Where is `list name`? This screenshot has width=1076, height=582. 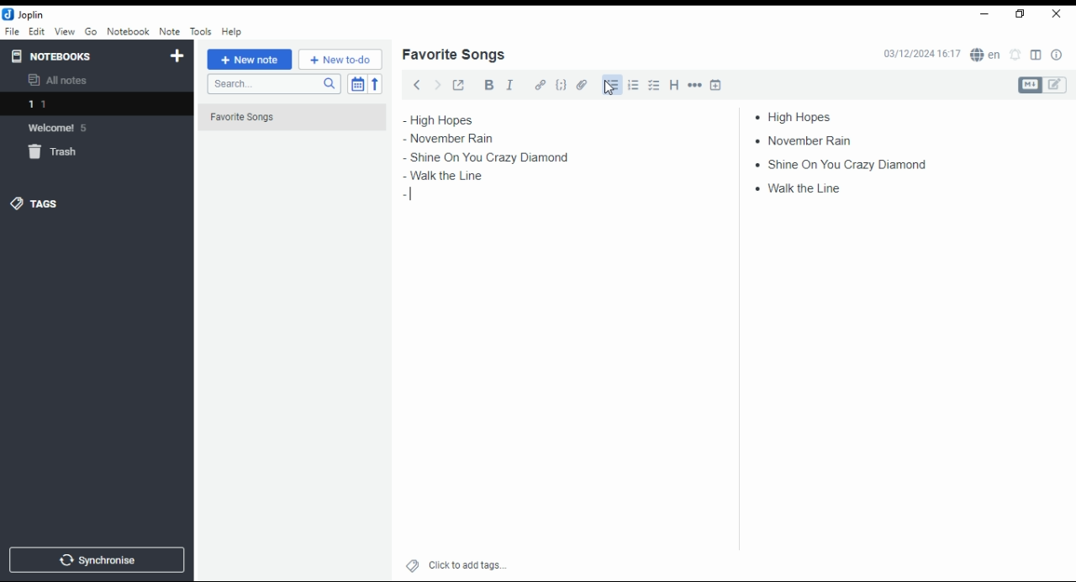 list name is located at coordinates (453, 56).